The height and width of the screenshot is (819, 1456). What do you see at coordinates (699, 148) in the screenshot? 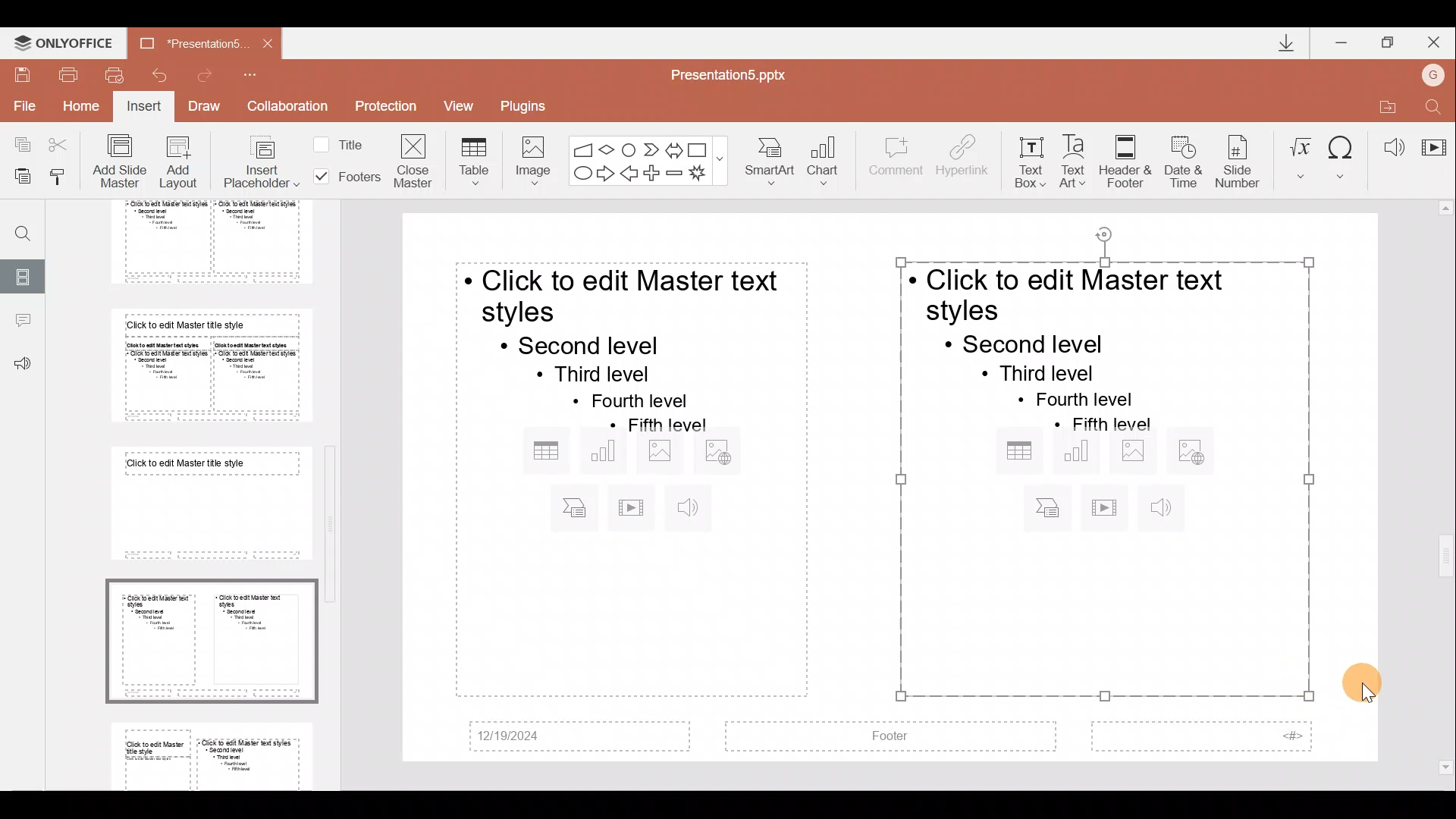
I see `Rectangle` at bounding box center [699, 148].